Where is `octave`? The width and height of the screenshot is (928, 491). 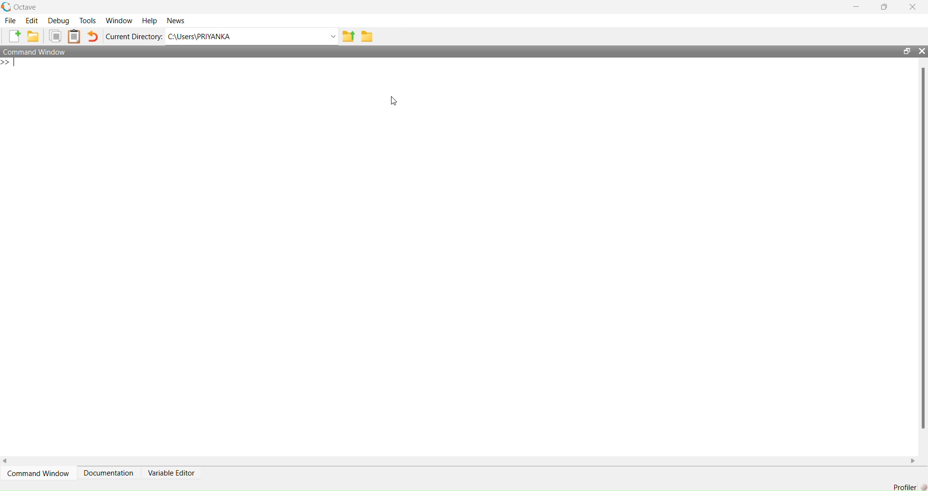 octave is located at coordinates (26, 8).